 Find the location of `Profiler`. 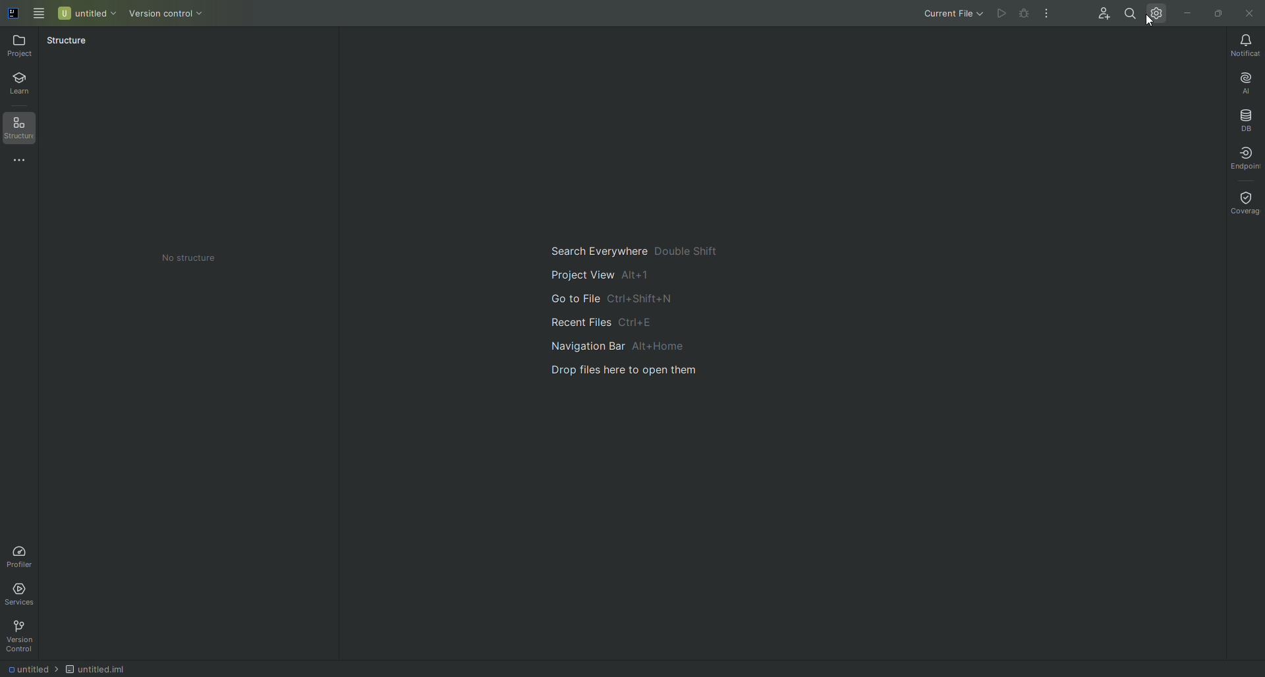

Profiler is located at coordinates (24, 554).